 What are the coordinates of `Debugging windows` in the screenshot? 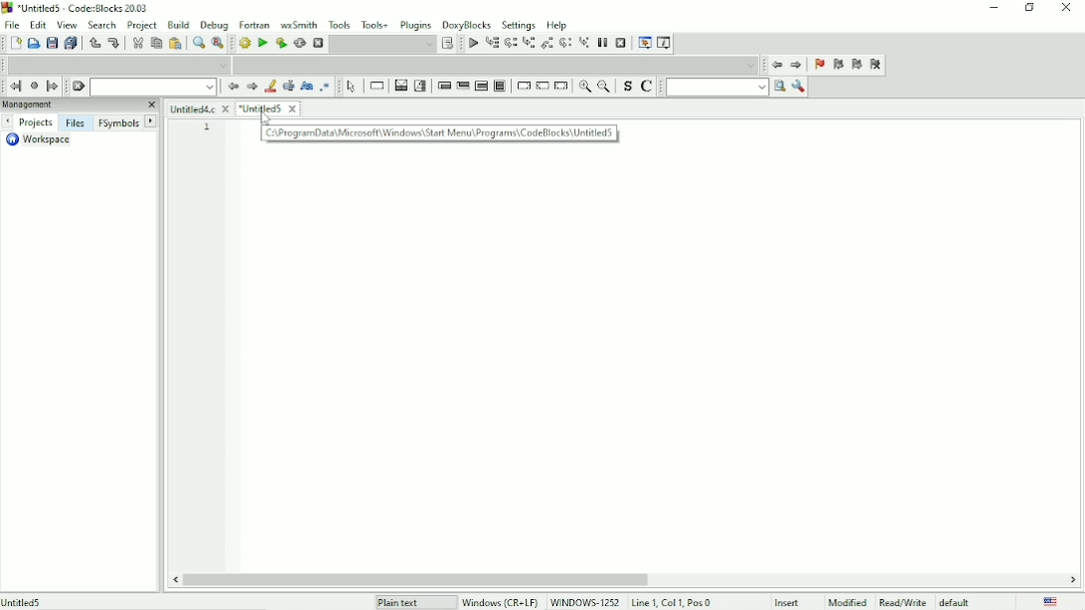 It's located at (644, 44).